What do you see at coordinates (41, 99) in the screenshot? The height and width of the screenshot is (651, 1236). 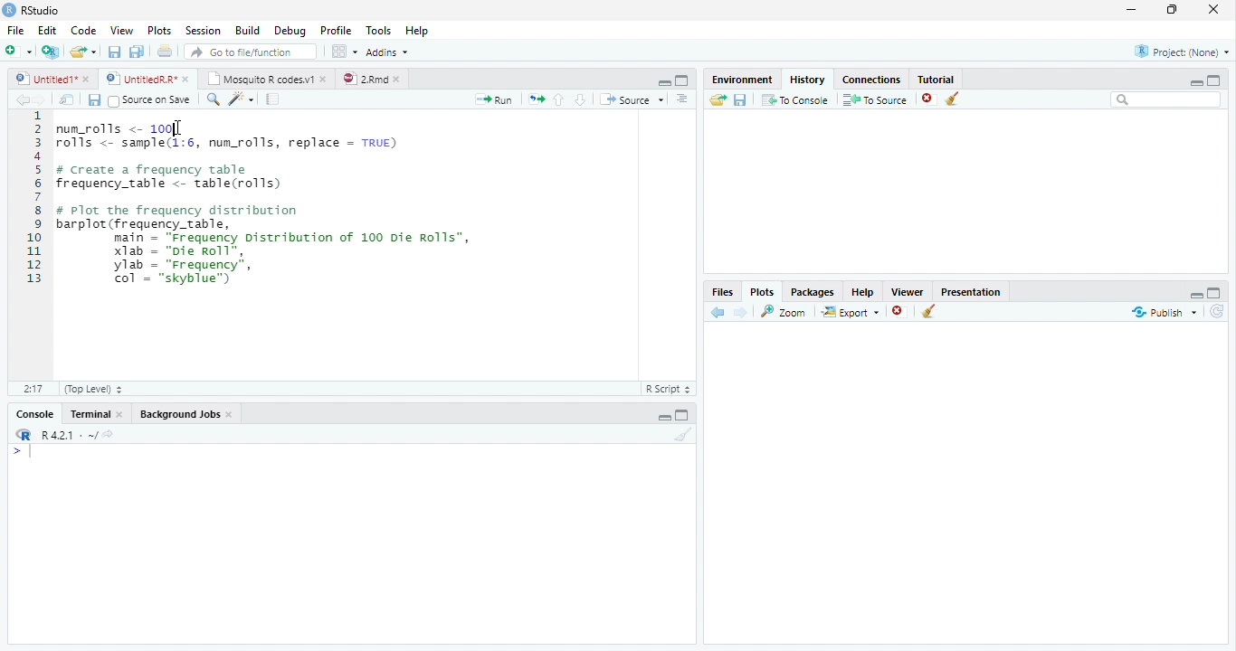 I see `Next Source Location` at bounding box center [41, 99].